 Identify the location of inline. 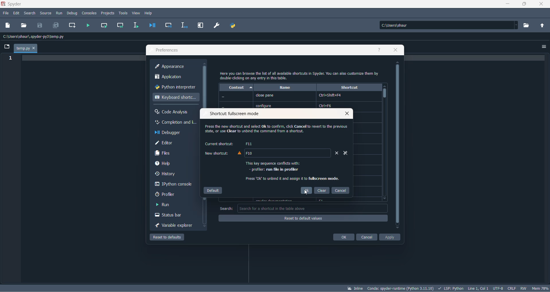
(355, 289).